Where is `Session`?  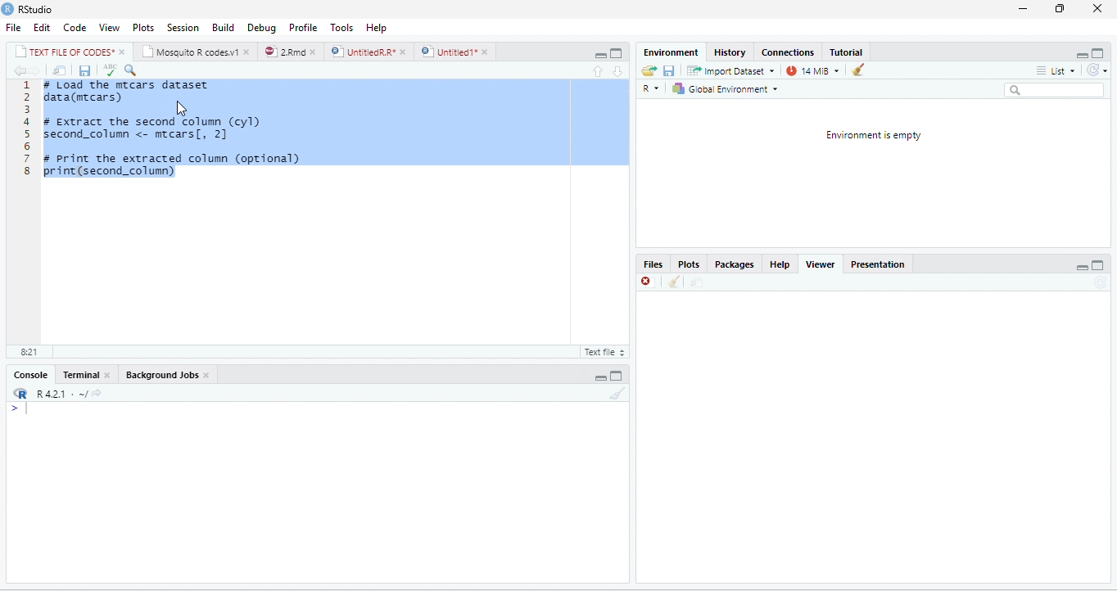 Session is located at coordinates (181, 26).